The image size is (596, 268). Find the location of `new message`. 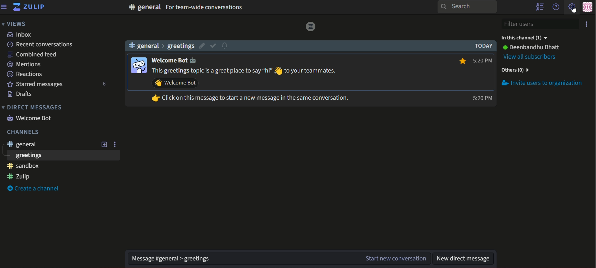

new message is located at coordinates (465, 258).